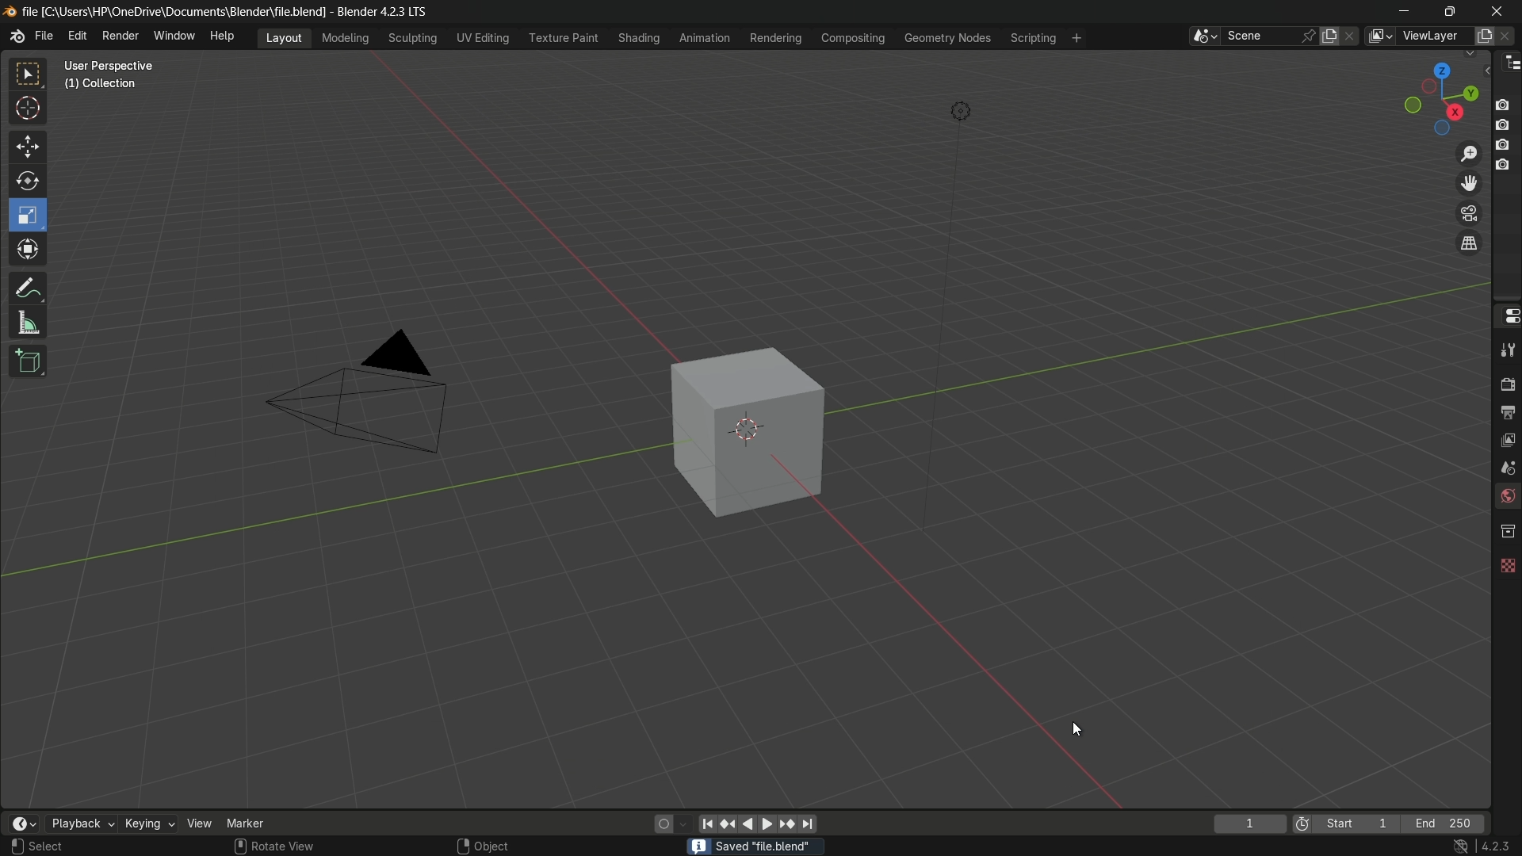 The height and width of the screenshot is (856, 1522). What do you see at coordinates (1509, 133) in the screenshot?
I see `Buttons` at bounding box center [1509, 133].